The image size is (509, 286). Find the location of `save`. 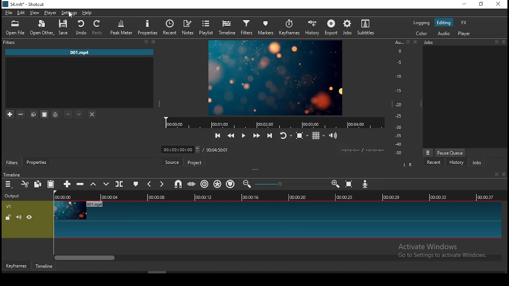

save is located at coordinates (65, 28).